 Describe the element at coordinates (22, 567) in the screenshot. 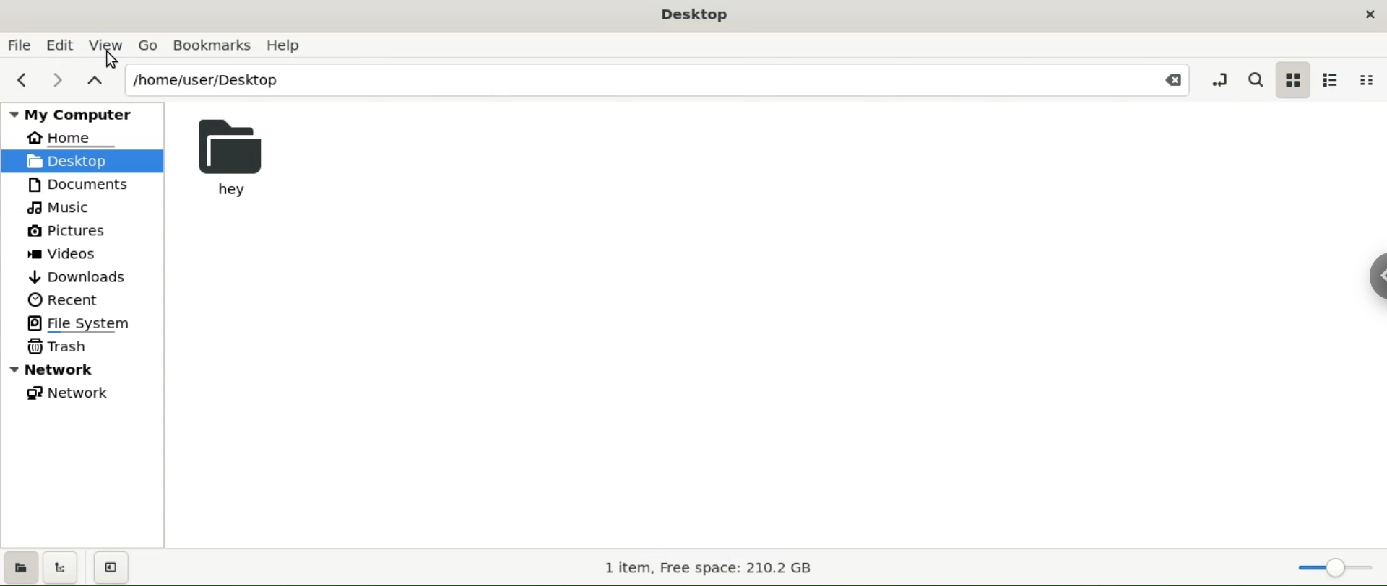

I see `show places` at that location.